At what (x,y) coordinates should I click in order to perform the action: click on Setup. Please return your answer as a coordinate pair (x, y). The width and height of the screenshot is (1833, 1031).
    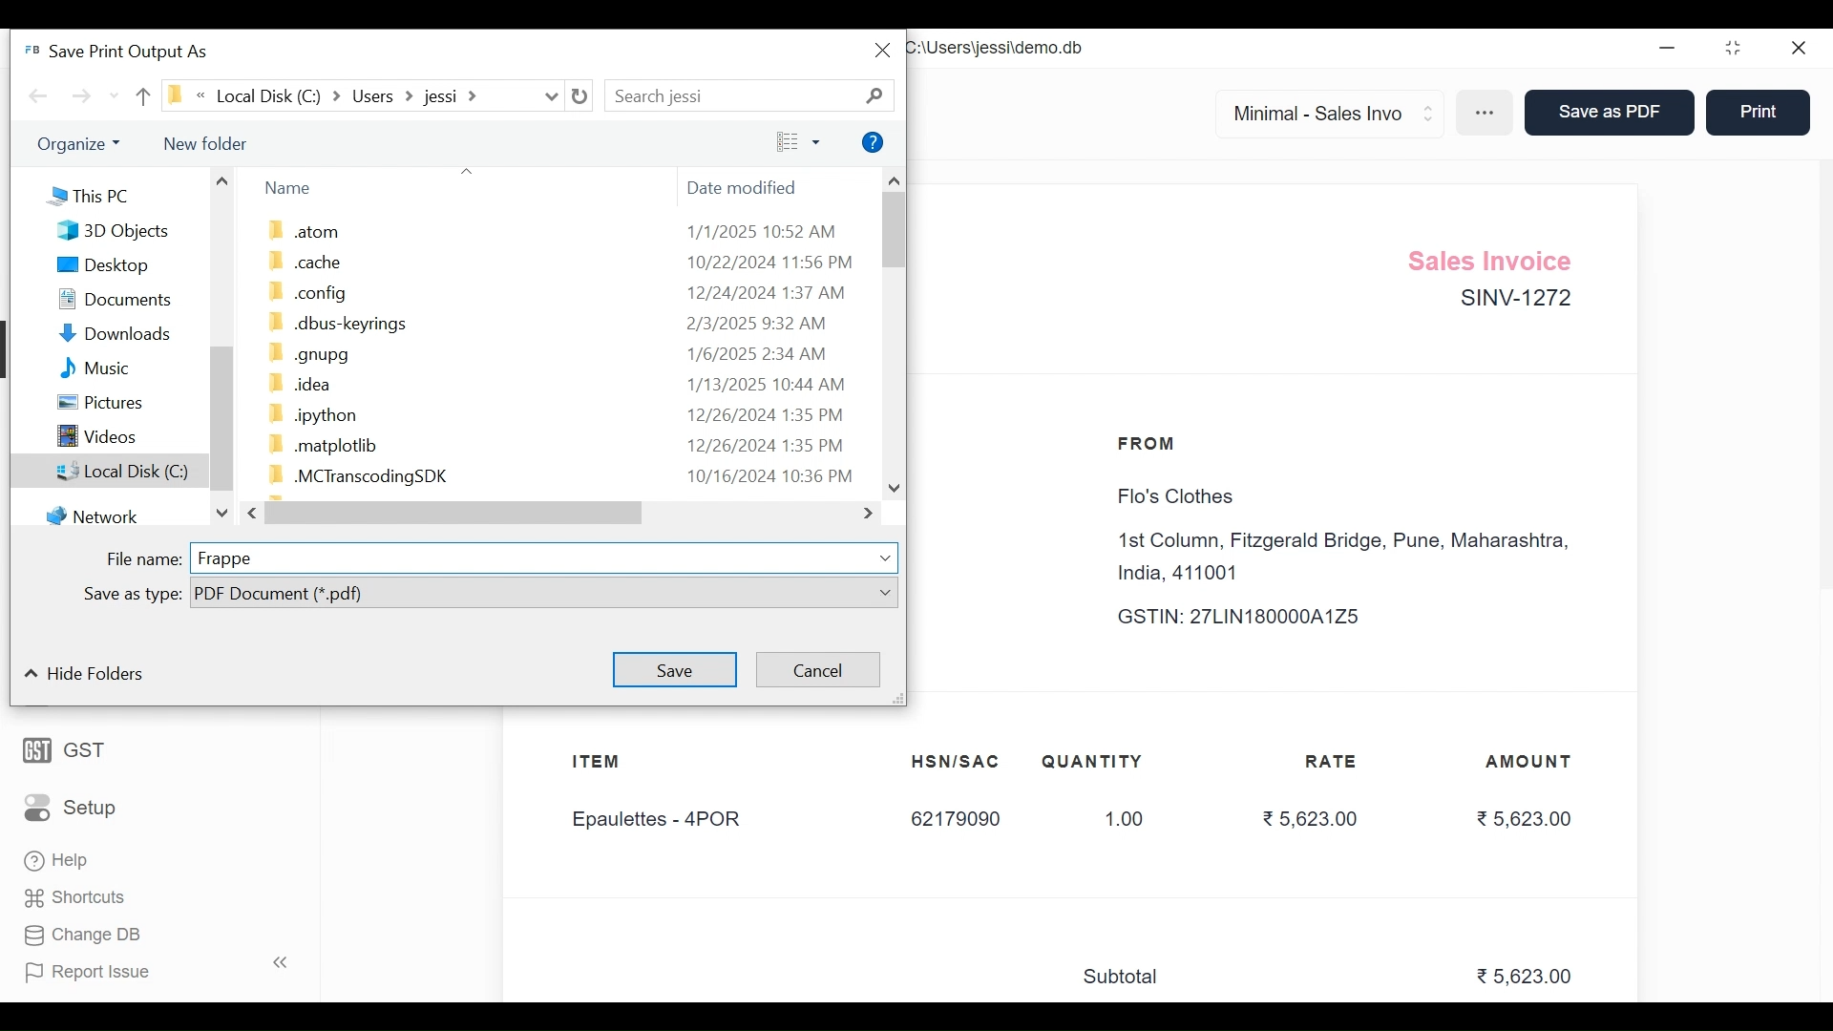
    Looking at the image, I should click on (71, 806).